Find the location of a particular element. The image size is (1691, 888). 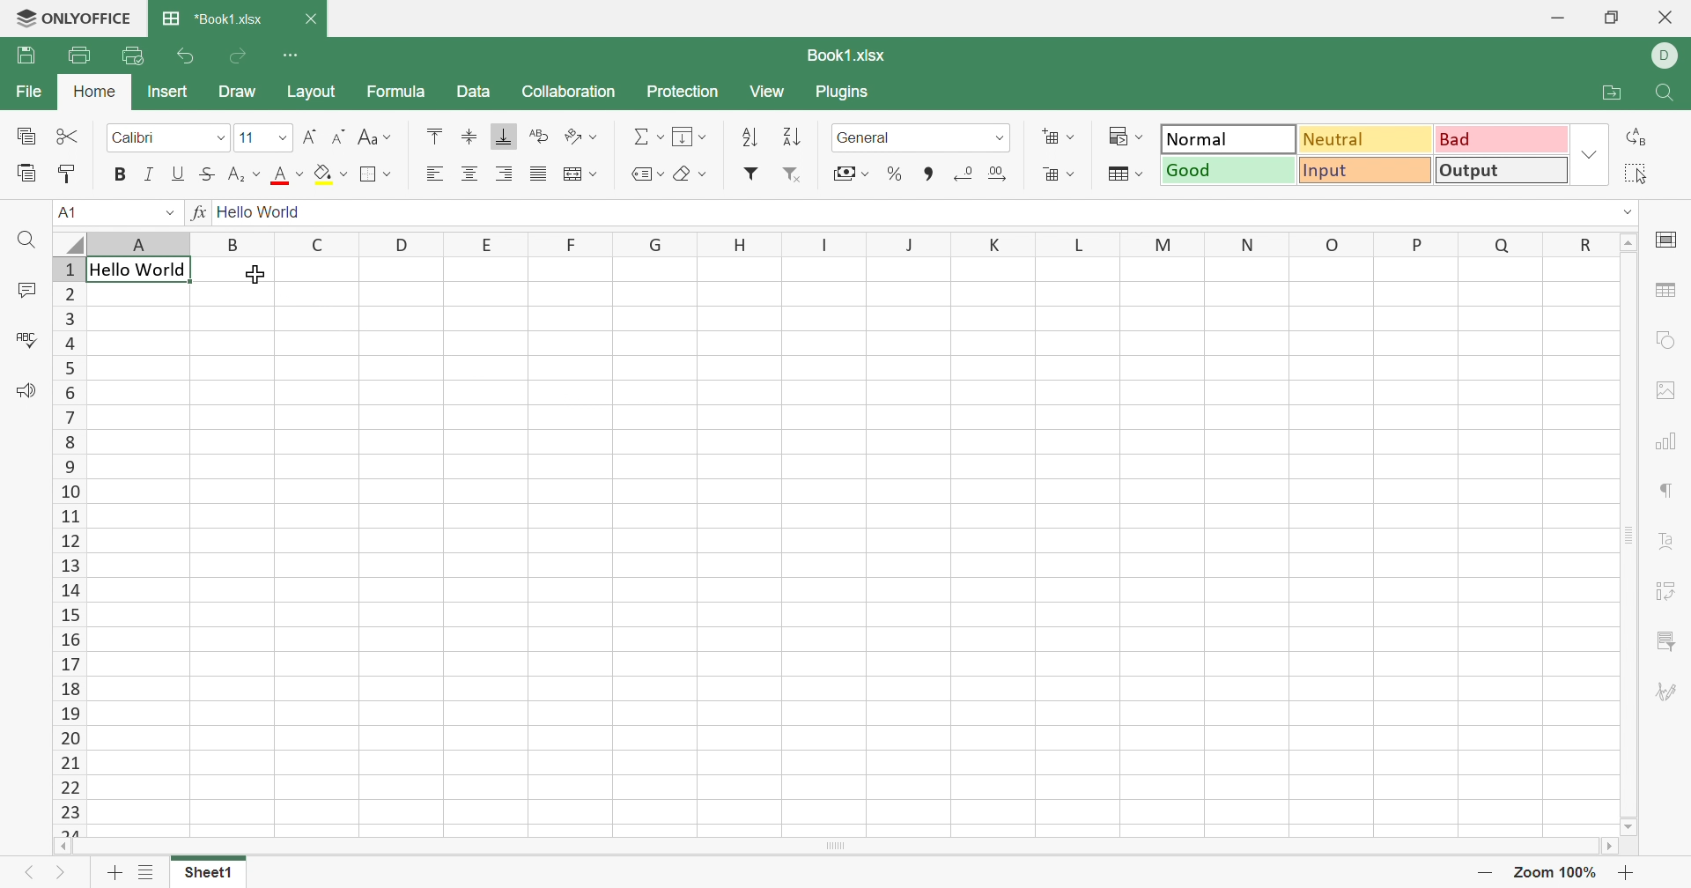

Decrement font size is located at coordinates (339, 135).